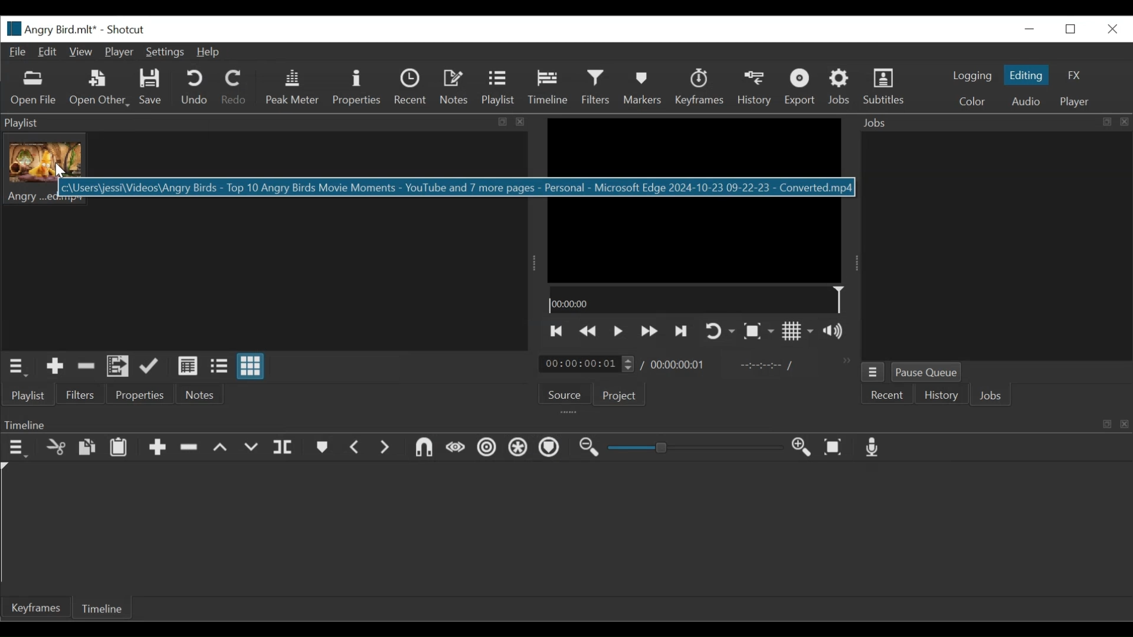 The width and height of the screenshot is (1133, 637). I want to click on Timeline, so click(549, 87).